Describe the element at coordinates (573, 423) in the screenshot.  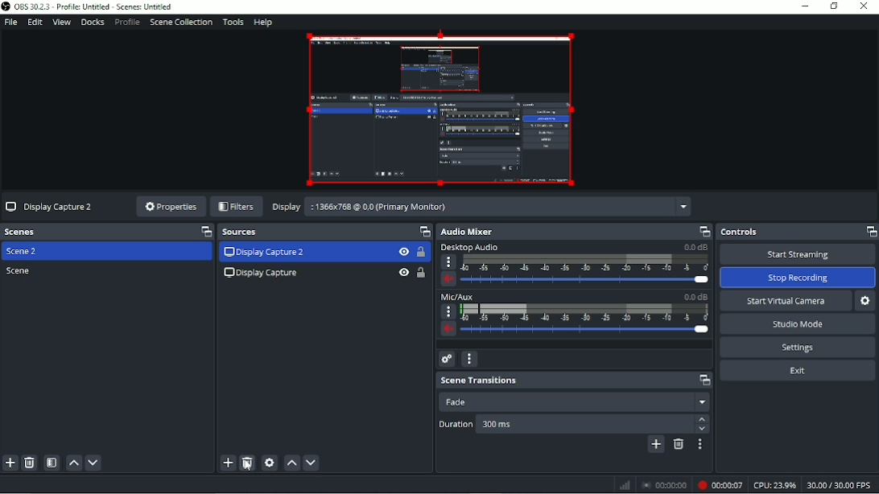
I see `Duration` at that location.